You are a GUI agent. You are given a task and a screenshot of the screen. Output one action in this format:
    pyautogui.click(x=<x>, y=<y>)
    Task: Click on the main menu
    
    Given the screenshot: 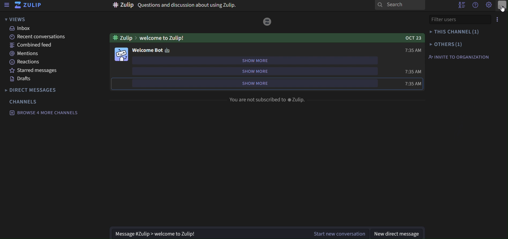 What is the action you would take?
    pyautogui.click(x=502, y=5)
    